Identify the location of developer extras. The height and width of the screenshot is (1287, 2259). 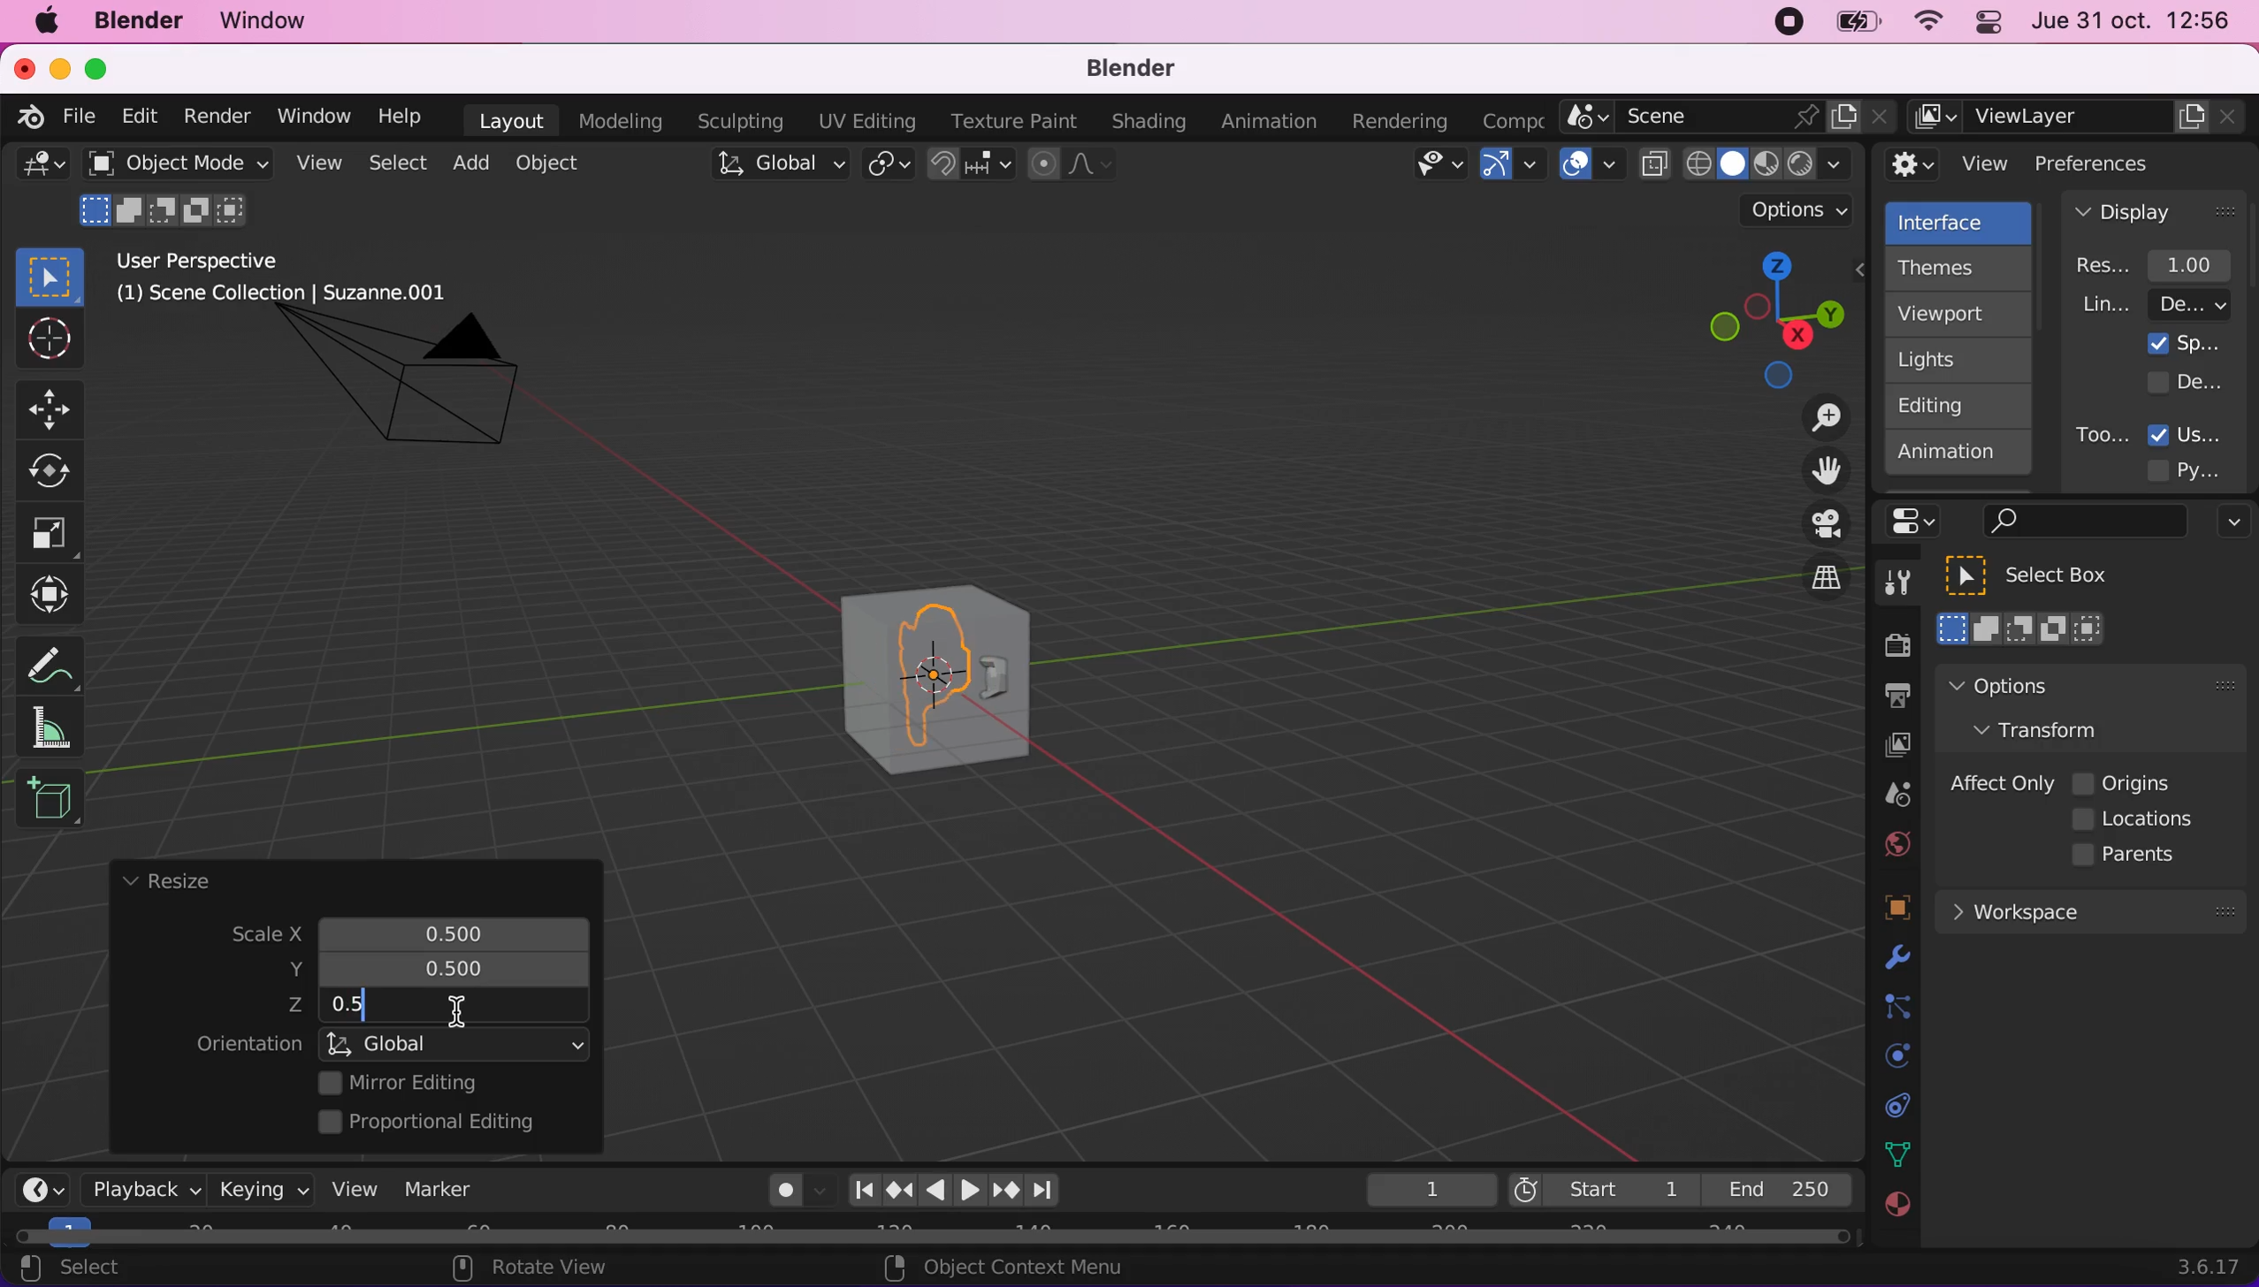
(2187, 381).